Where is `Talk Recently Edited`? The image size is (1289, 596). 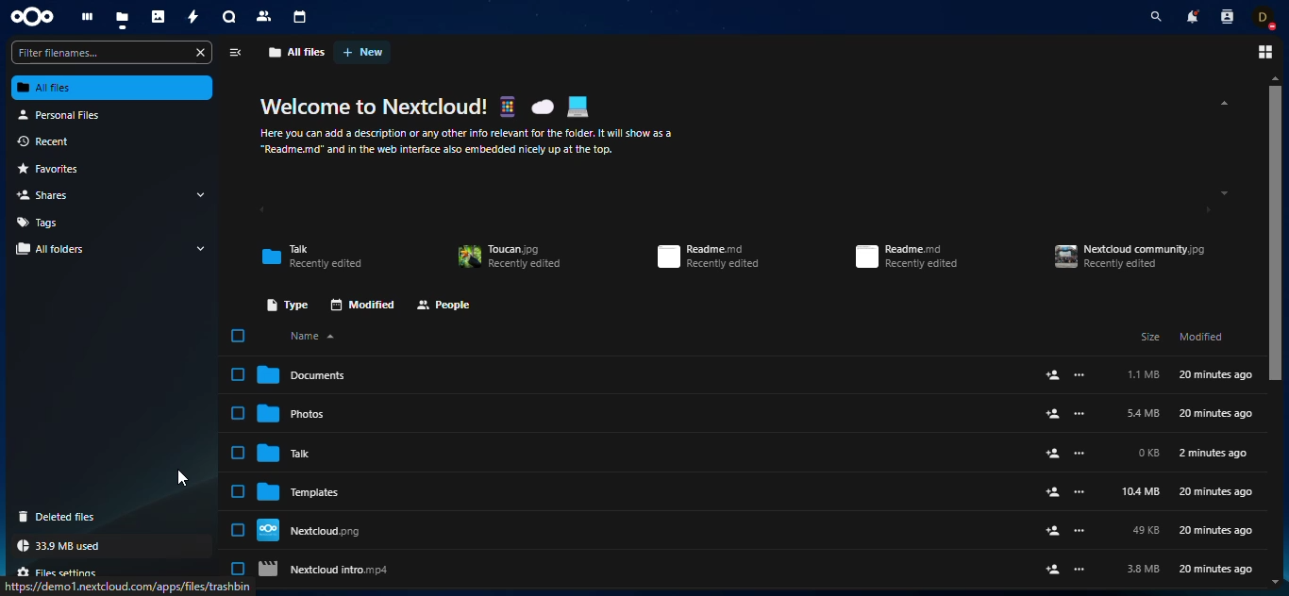
Talk Recently Edited is located at coordinates (312, 254).